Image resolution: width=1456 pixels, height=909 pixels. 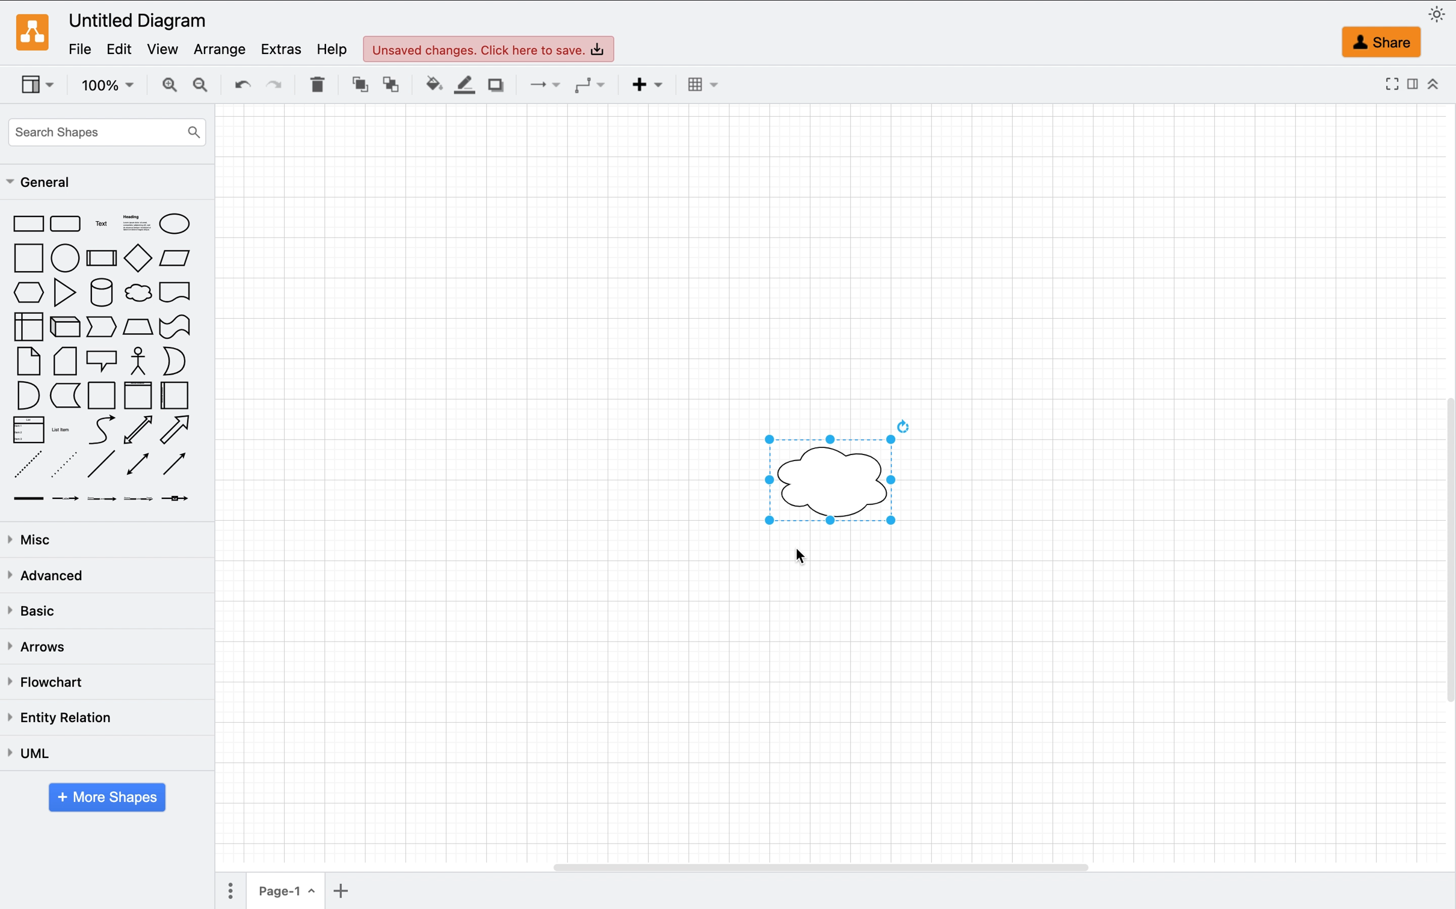 What do you see at coordinates (102, 362) in the screenshot?
I see `callout` at bounding box center [102, 362].